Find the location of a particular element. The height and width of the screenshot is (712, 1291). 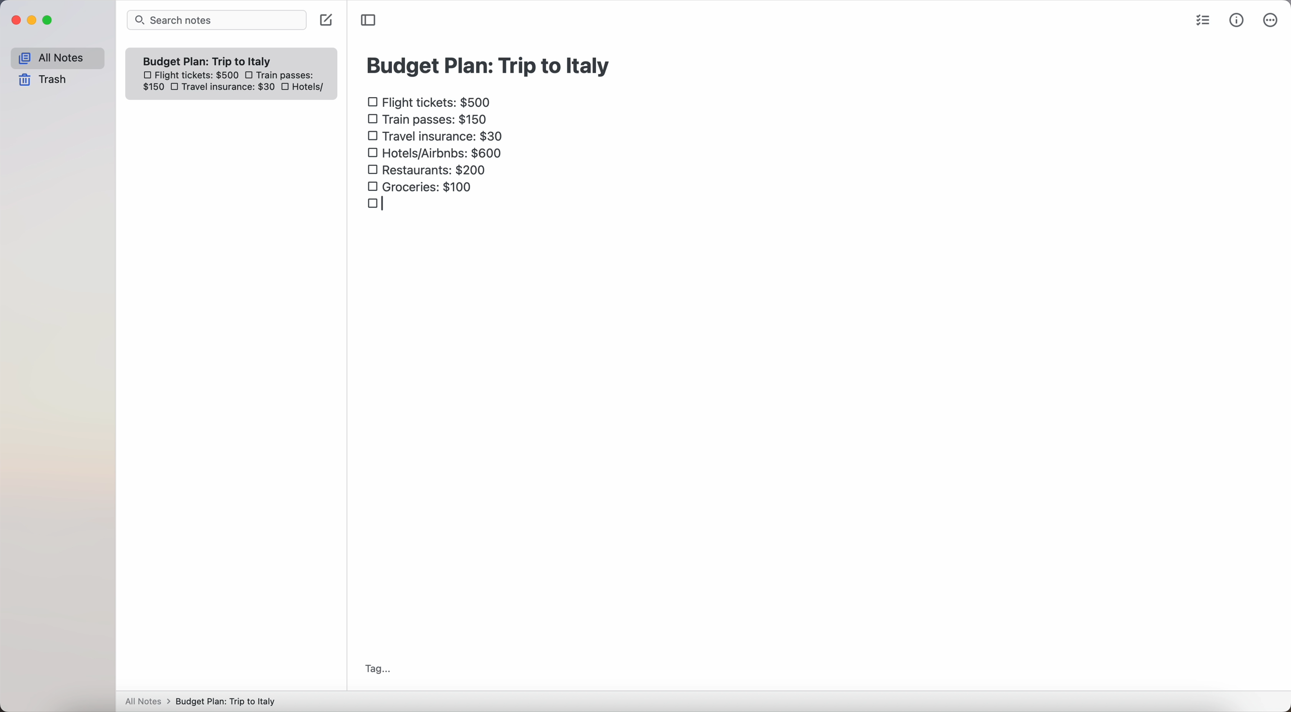

search bar is located at coordinates (217, 20).